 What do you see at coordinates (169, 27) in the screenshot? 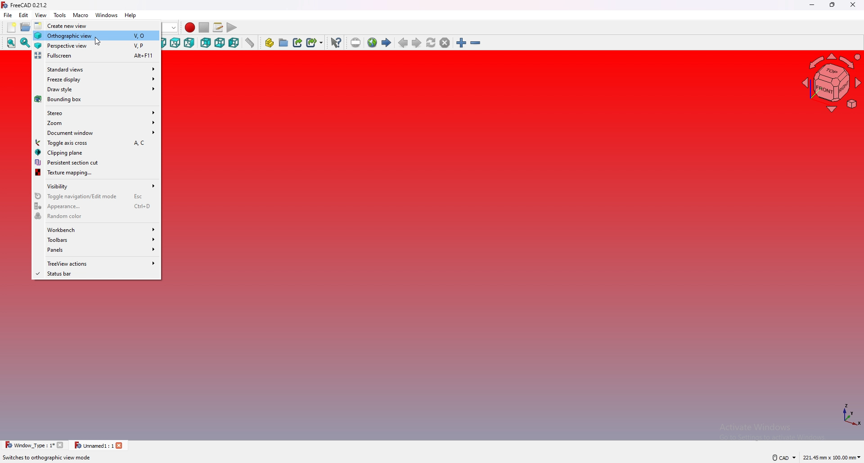
I see `start` at bounding box center [169, 27].